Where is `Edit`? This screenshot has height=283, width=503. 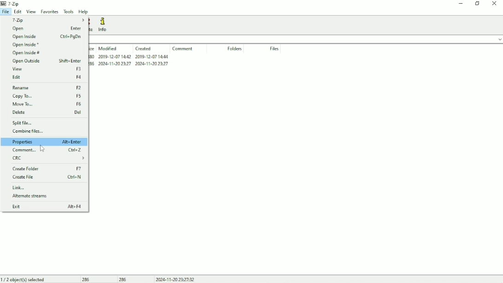 Edit is located at coordinates (18, 12).